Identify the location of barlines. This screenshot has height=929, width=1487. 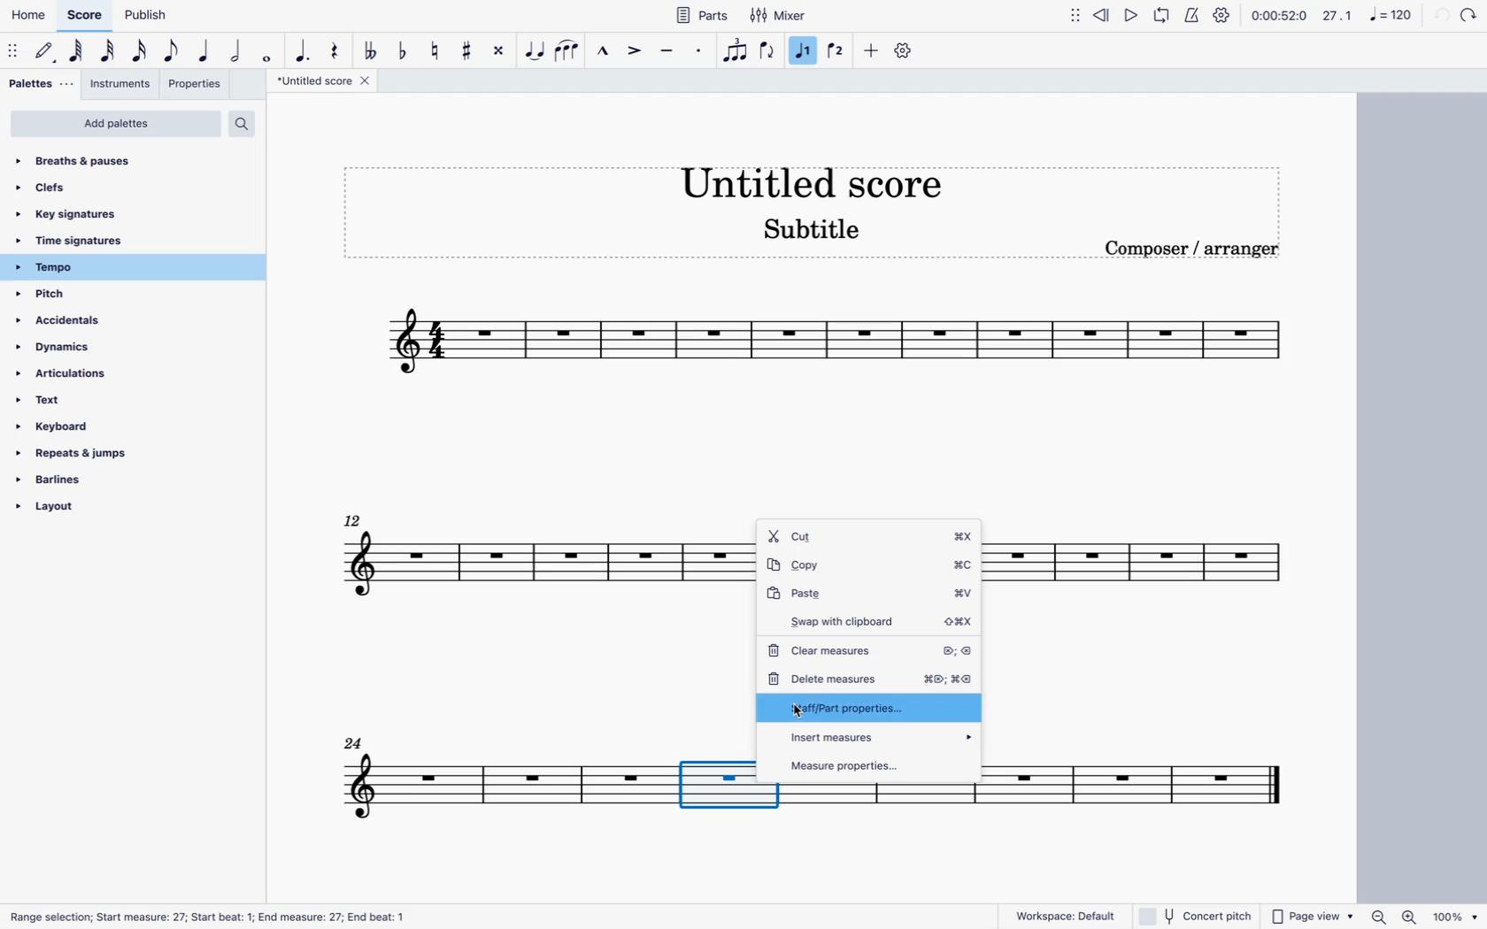
(111, 480).